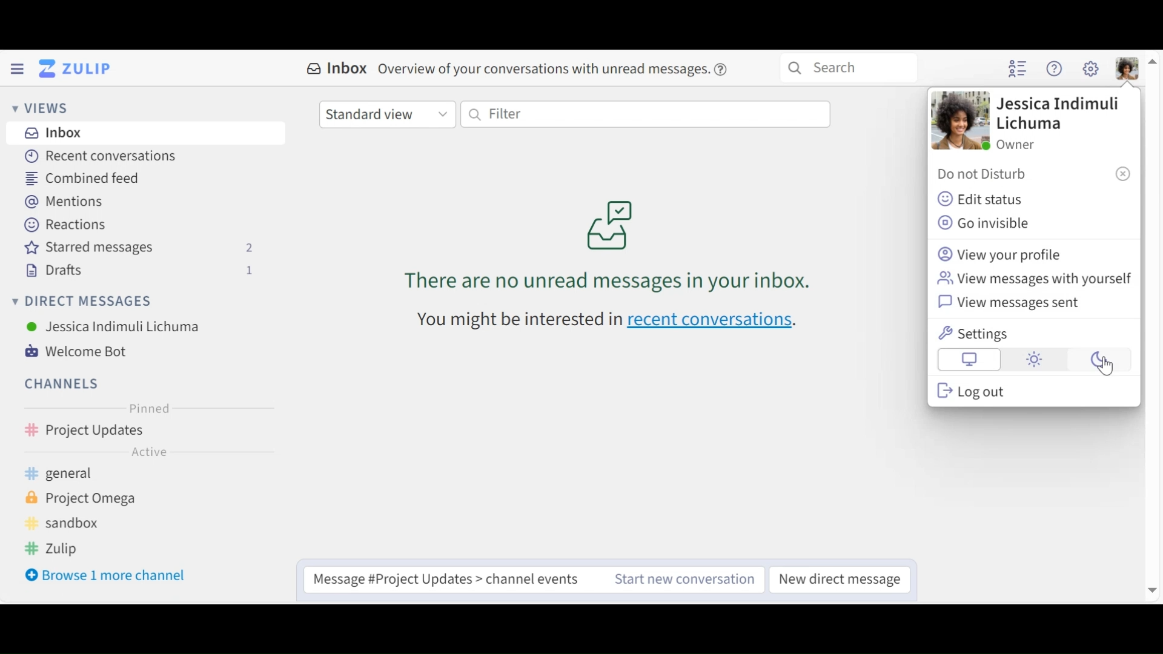 The image size is (1163, 654). I want to click on Active, so click(147, 454).